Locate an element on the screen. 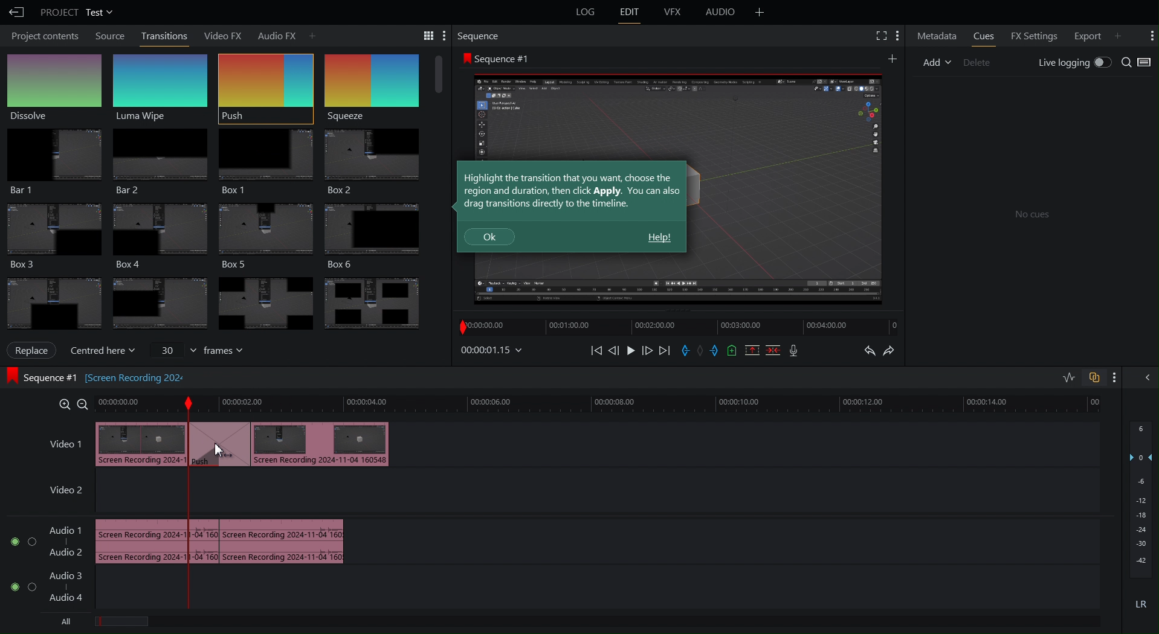  Exit Marker is located at coordinates (718, 353).